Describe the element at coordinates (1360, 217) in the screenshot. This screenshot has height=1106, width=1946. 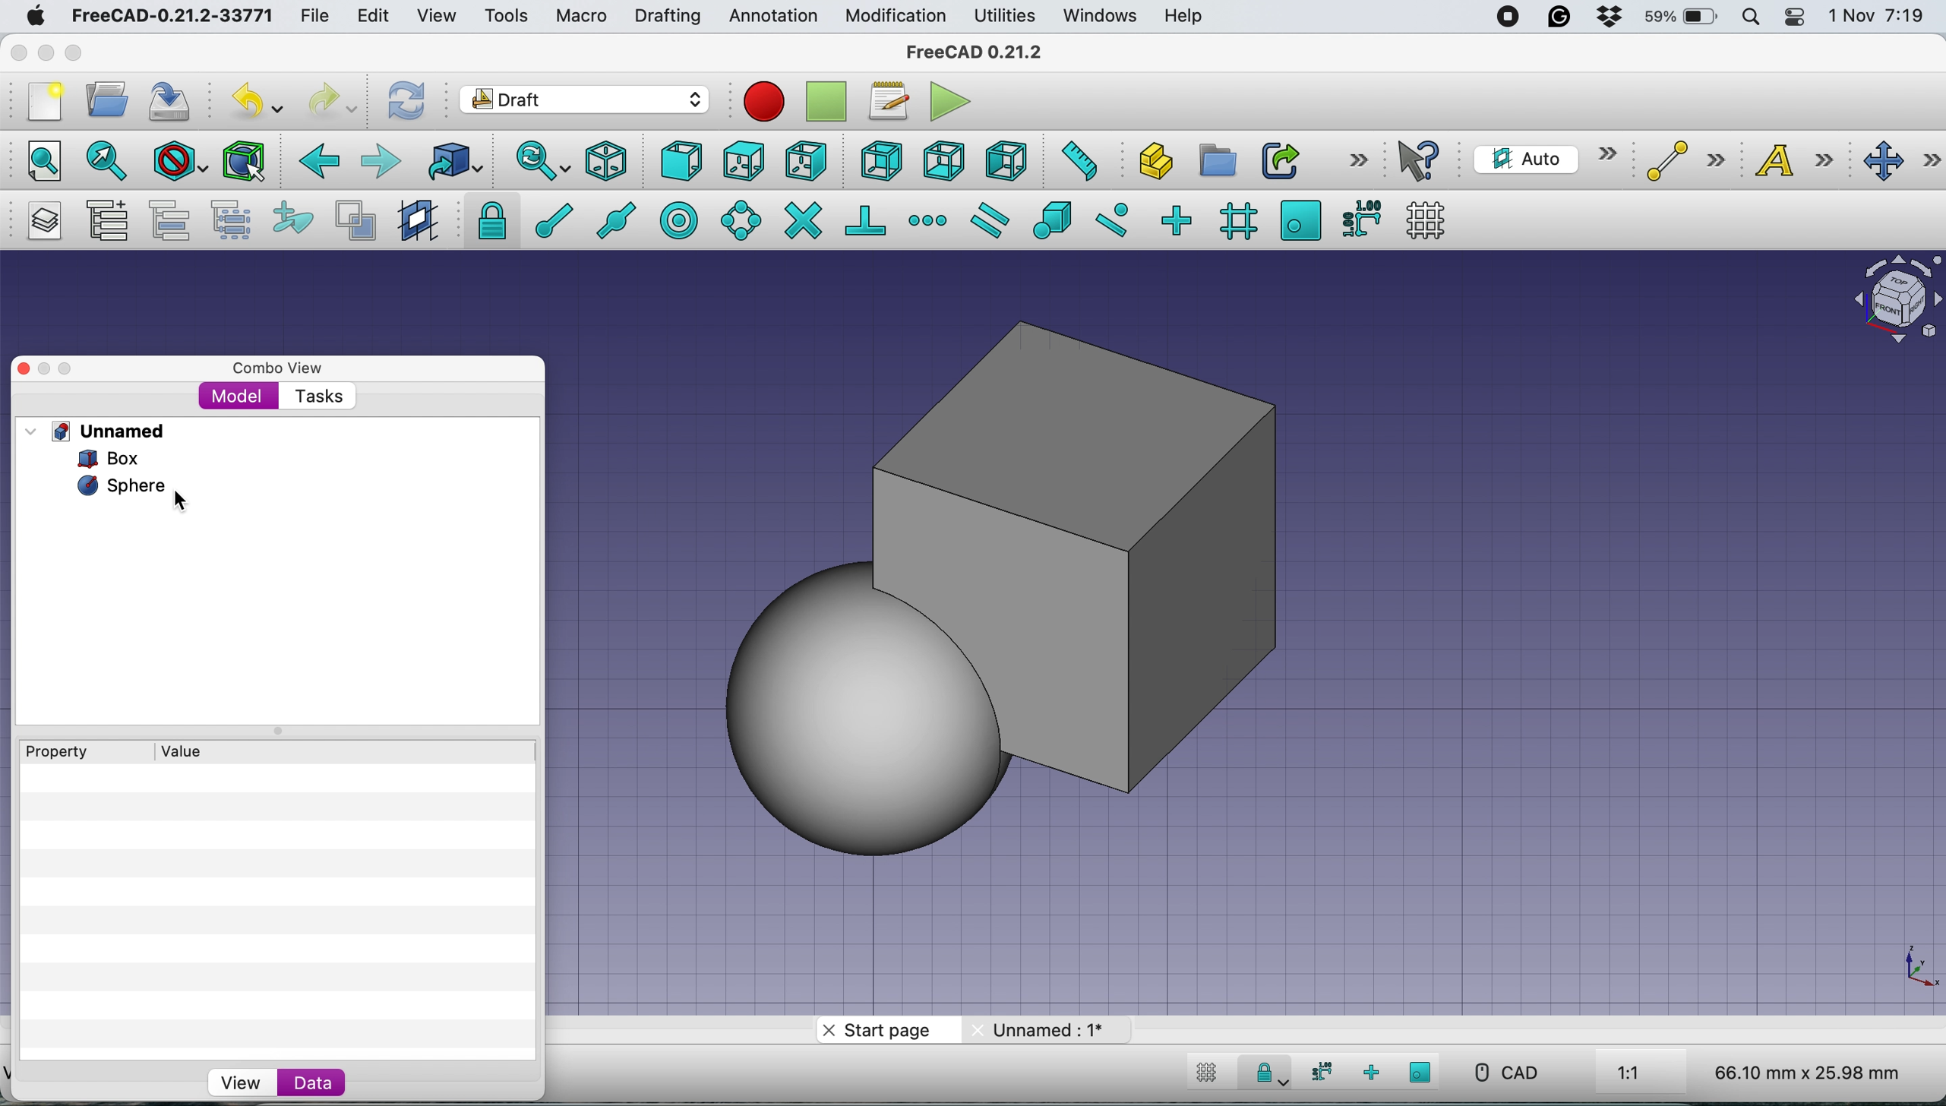
I see `snap dimensions` at that location.